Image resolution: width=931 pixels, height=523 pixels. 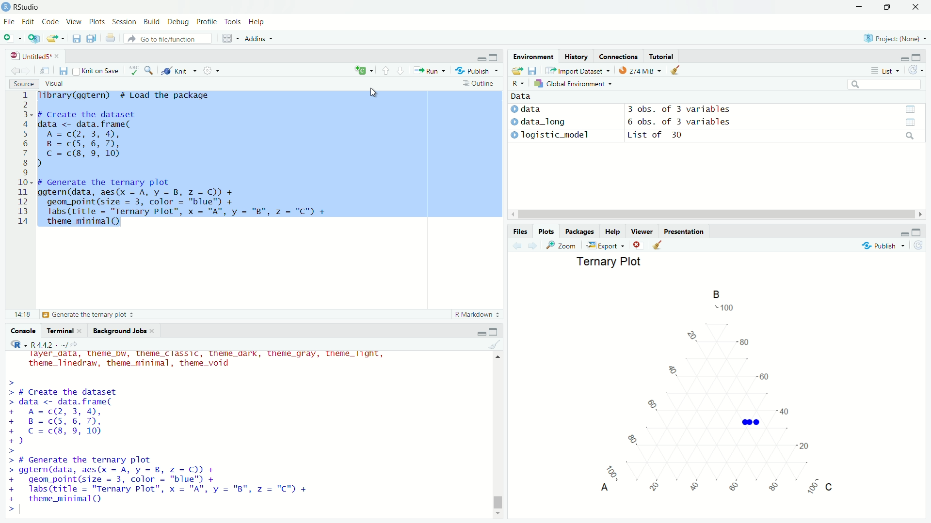 What do you see at coordinates (46, 71) in the screenshot?
I see `view` at bounding box center [46, 71].